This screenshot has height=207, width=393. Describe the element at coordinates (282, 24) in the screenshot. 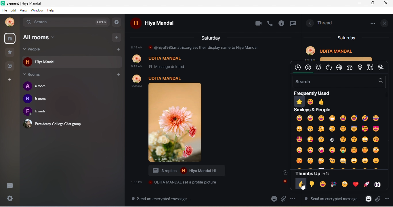

I see `info` at that location.